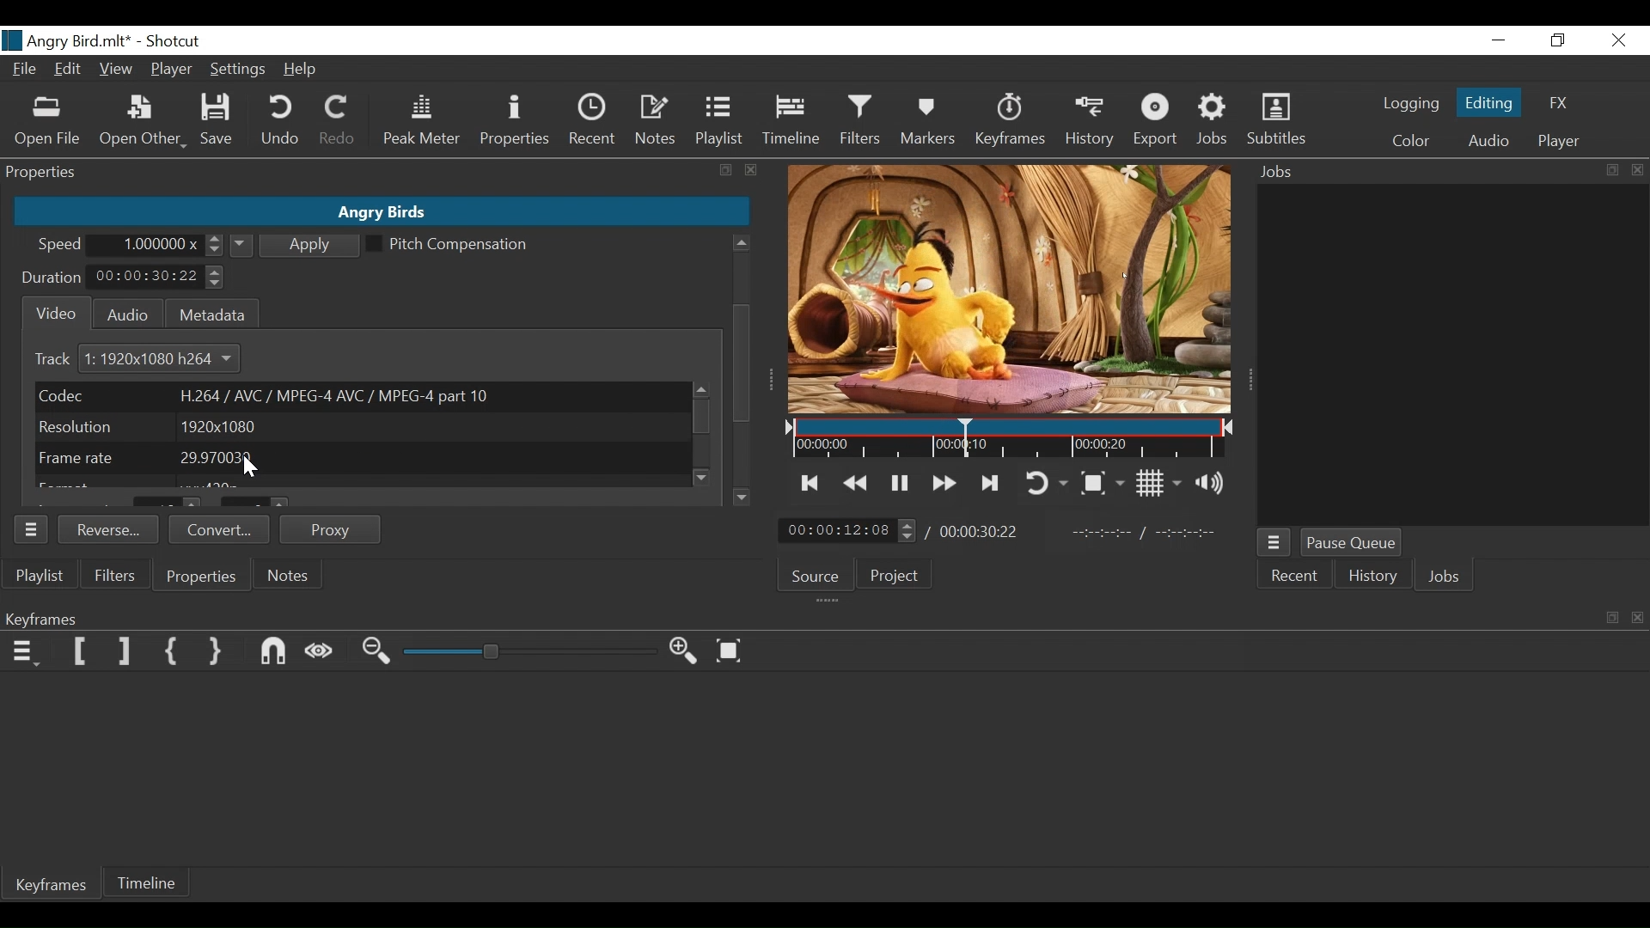 The width and height of the screenshot is (1650, 928). What do you see at coordinates (177, 42) in the screenshot?
I see `Shotcut` at bounding box center [177, 42].